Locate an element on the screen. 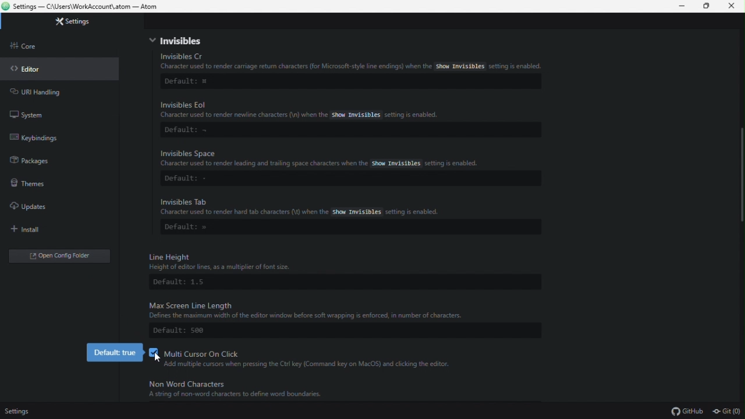 This screenshot has width=745, height=419. Default: » is located at coordinates (190, 229).